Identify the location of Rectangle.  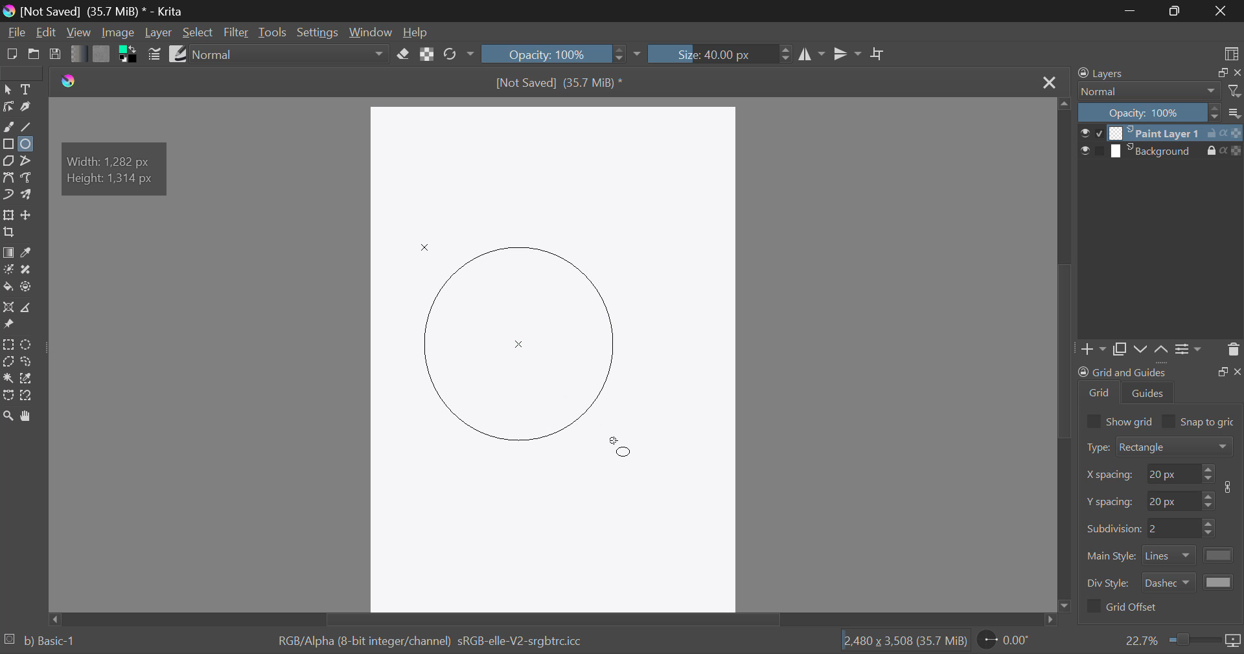
(9, 143).